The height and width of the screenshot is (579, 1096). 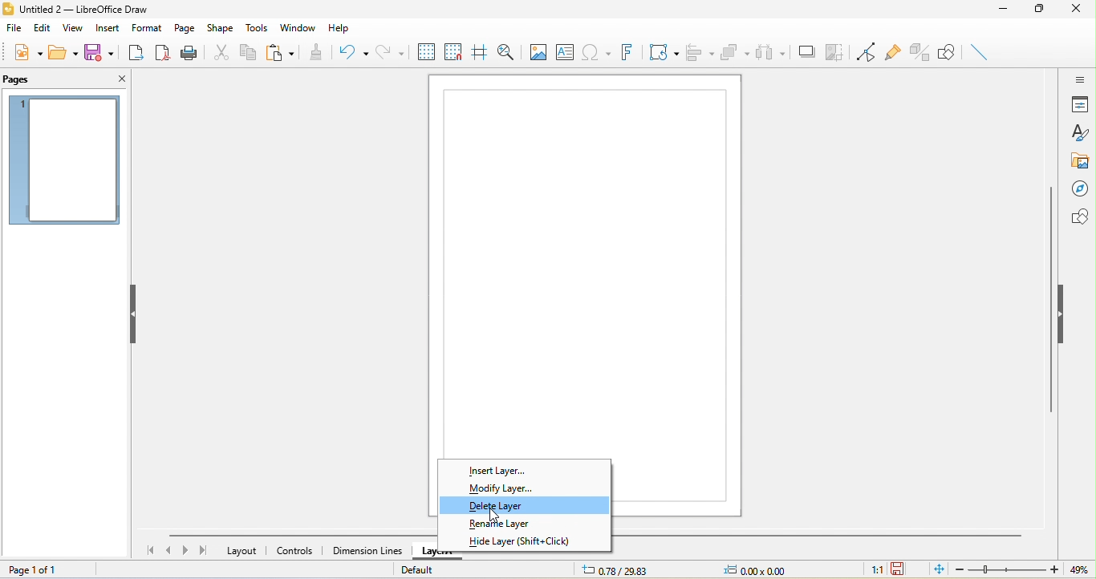 What do you see at coordinates (734, 52) in the screenshot?
I see `arrange` at bounding box center [734, 52].